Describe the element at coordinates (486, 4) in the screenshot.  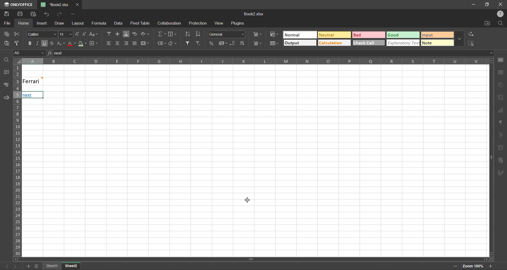
I see `maximize` at that location.